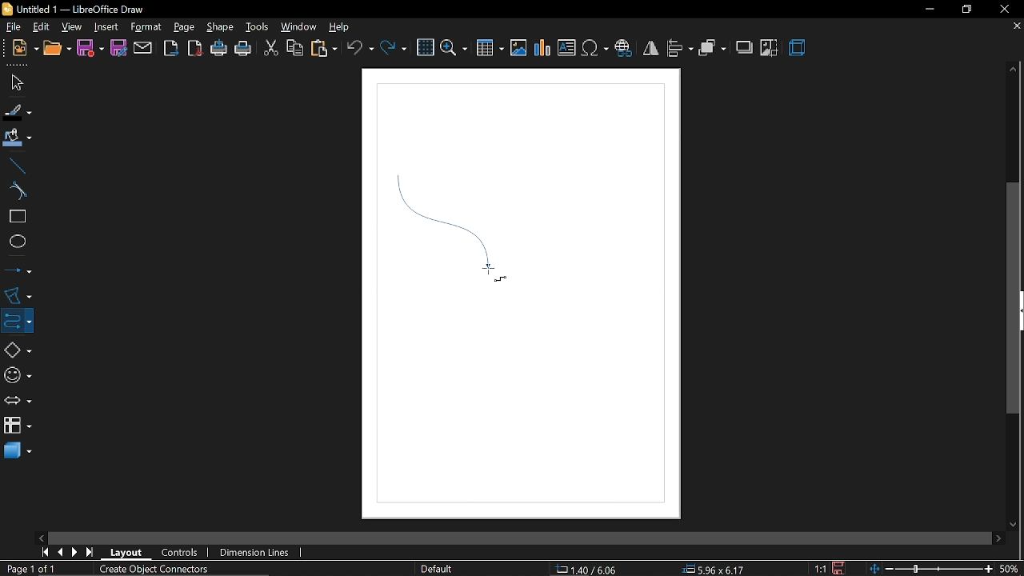  Describe the element at coordinates (270, 50) in the screenshot. I see `cut ` at that location.